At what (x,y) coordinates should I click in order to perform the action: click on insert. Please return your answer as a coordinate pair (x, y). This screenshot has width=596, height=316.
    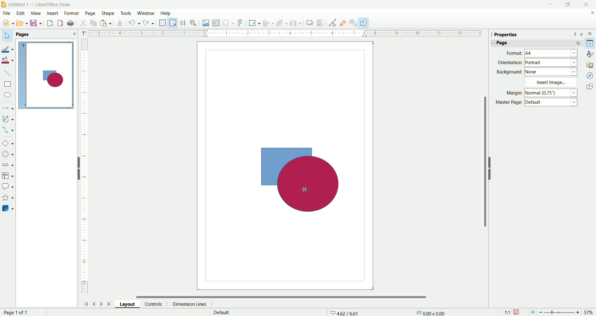
    Looking at the image, I should click on (53, 13).